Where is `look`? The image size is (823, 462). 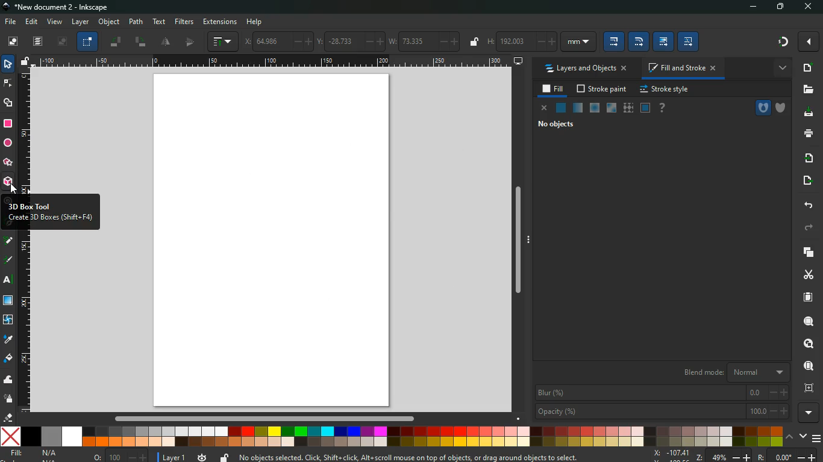
look is located at coordinates (805, 344).